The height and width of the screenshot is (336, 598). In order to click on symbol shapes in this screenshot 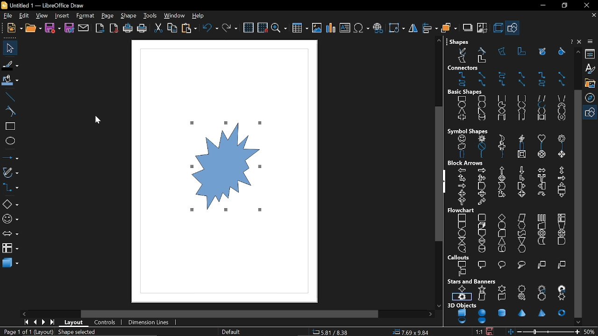, I will do `click(9, 220)`.